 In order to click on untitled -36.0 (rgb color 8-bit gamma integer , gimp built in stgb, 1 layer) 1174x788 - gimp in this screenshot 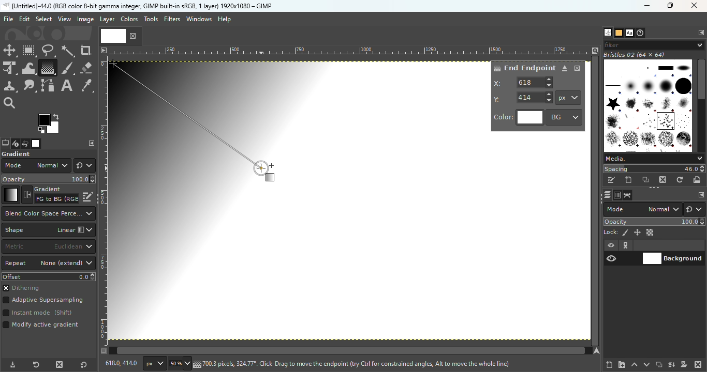, I will do `click(137, 6)`.